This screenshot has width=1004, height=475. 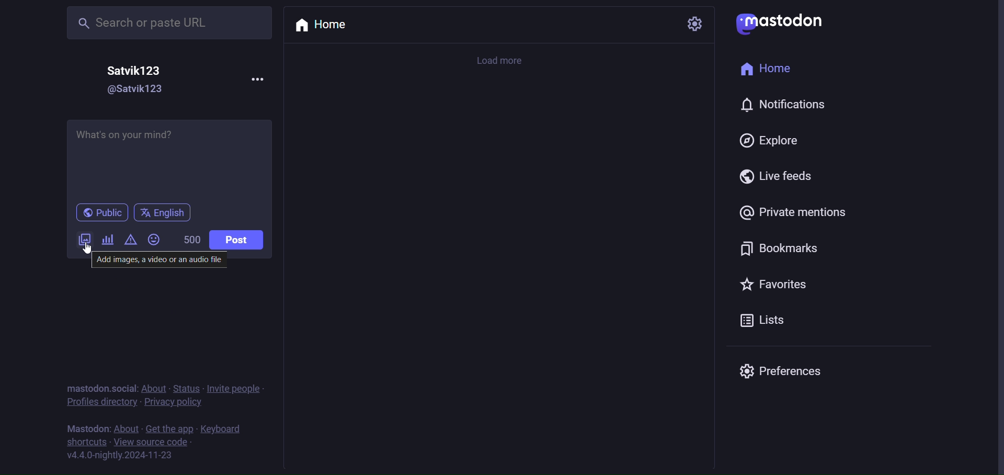 What do you see at coordinates (165, 212) in the screenshot?
I see `english` at bounding box center [165, 212].